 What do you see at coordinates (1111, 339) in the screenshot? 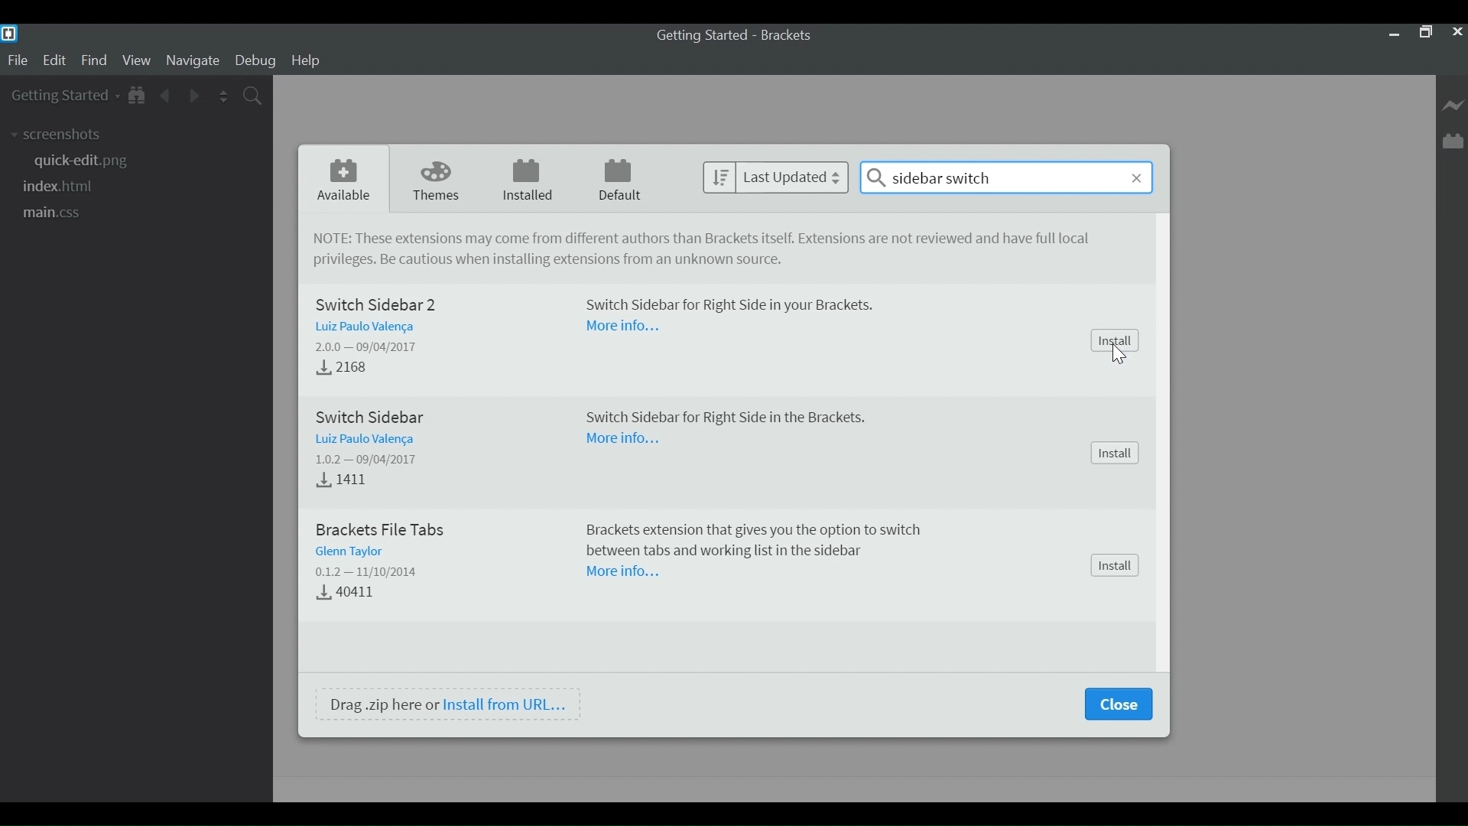
I see `install` at bounding box center [1111, 339].